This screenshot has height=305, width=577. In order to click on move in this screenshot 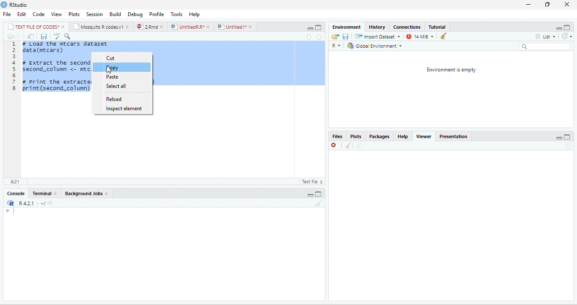, I will do `click(359, 146)`.